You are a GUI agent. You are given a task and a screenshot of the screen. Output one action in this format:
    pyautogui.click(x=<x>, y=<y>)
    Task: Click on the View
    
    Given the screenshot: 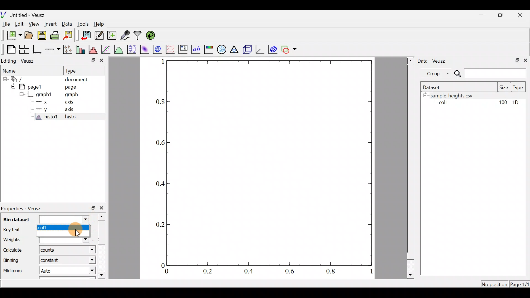 What is the action you would take?
    pyautogui.click(x=34, y=24)
    